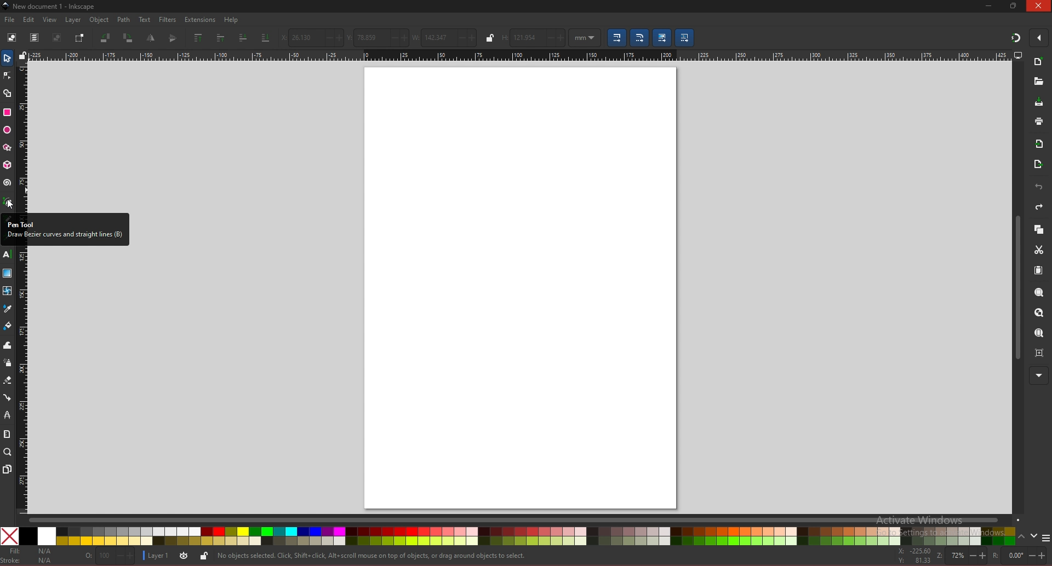  What do you see at coordinates (199, 20) in the screenshot?
I see `extensions` at bounding box center [199, 20].